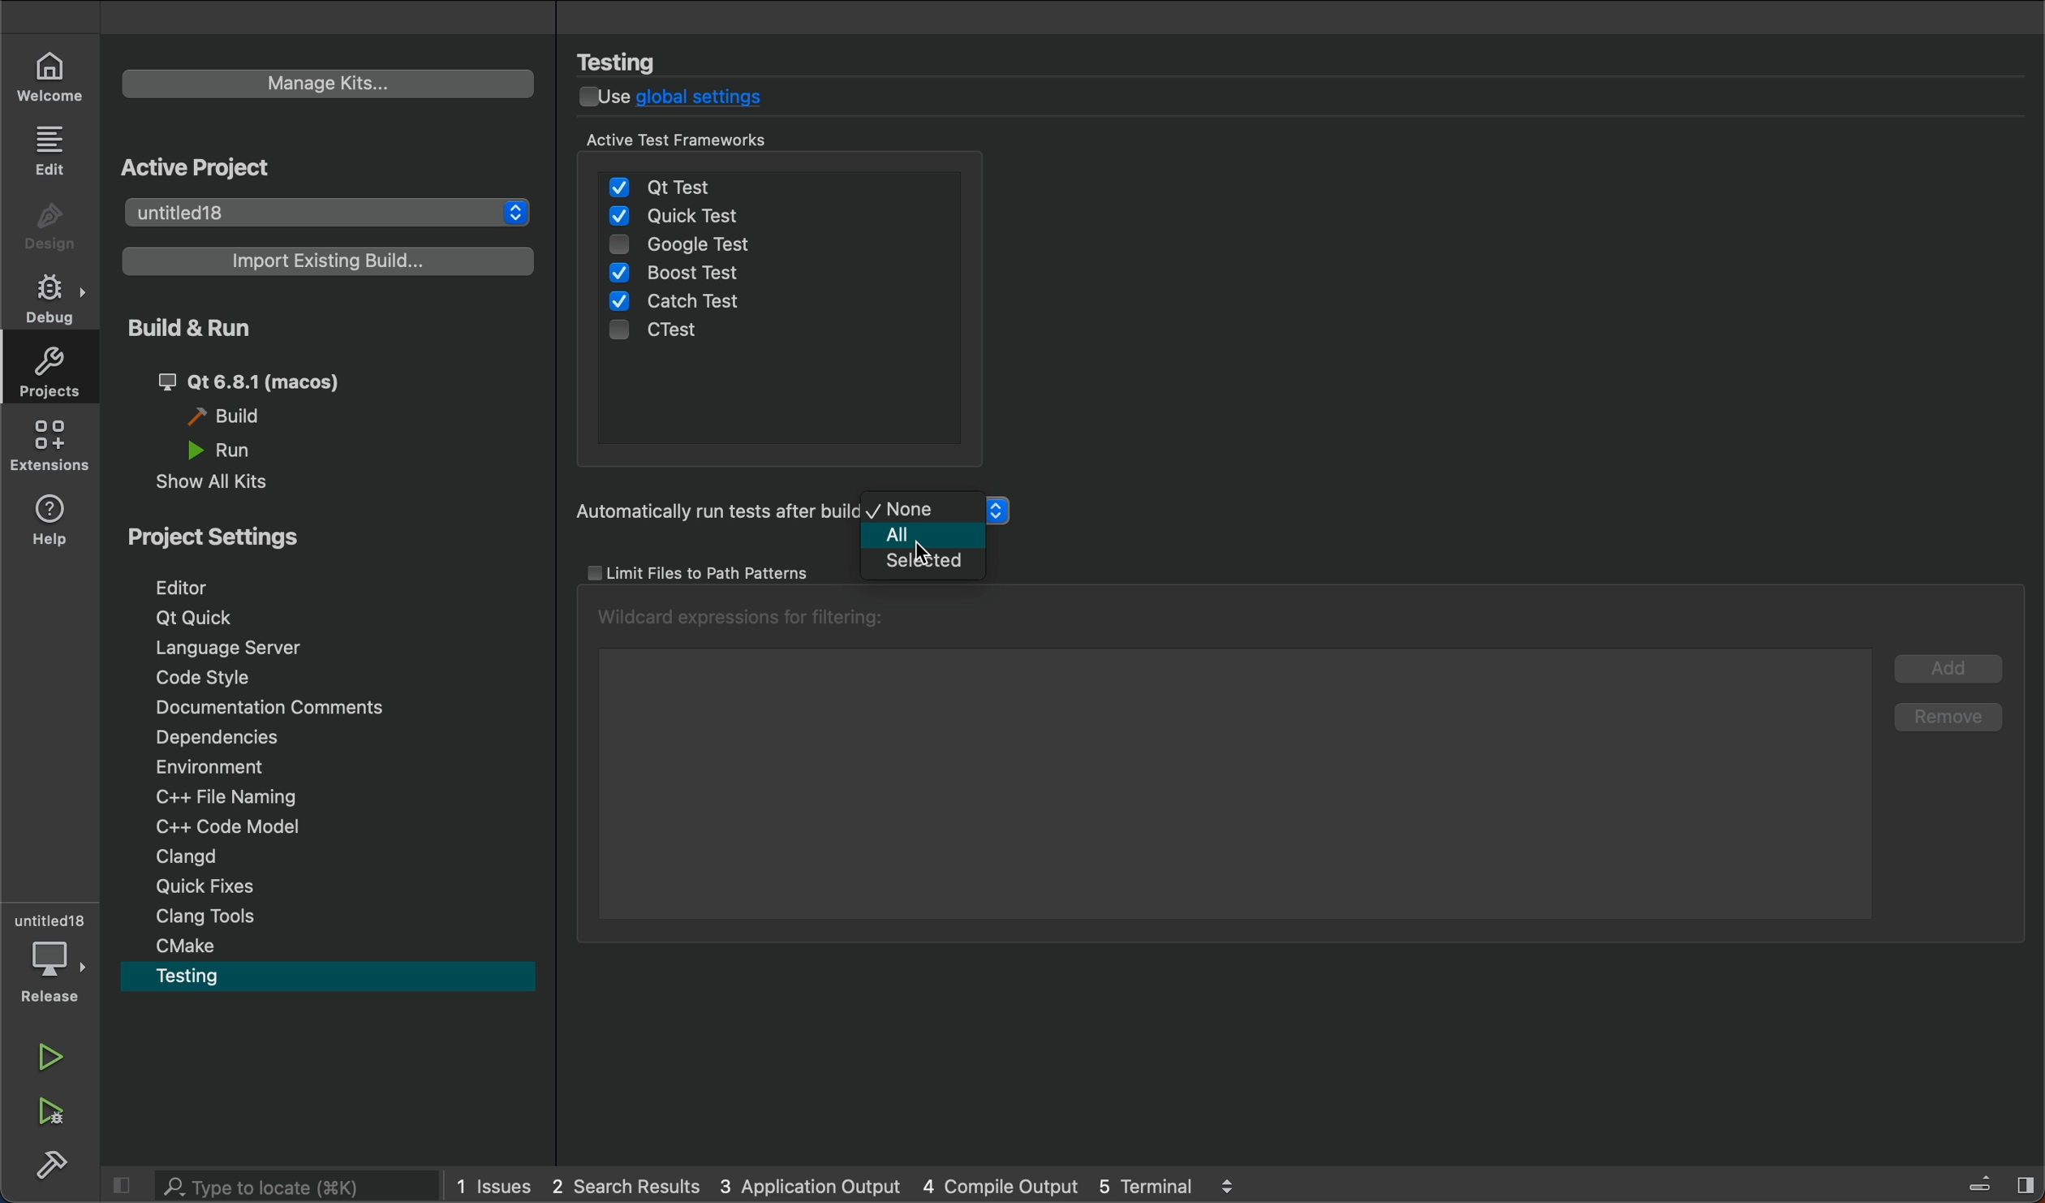 The width and height of the screenshot is (2045, 1203). What do you see at coordinates (1985, 1180) in the screenshot?
I see `close sidebar` at bounding box center [1985, 1180].